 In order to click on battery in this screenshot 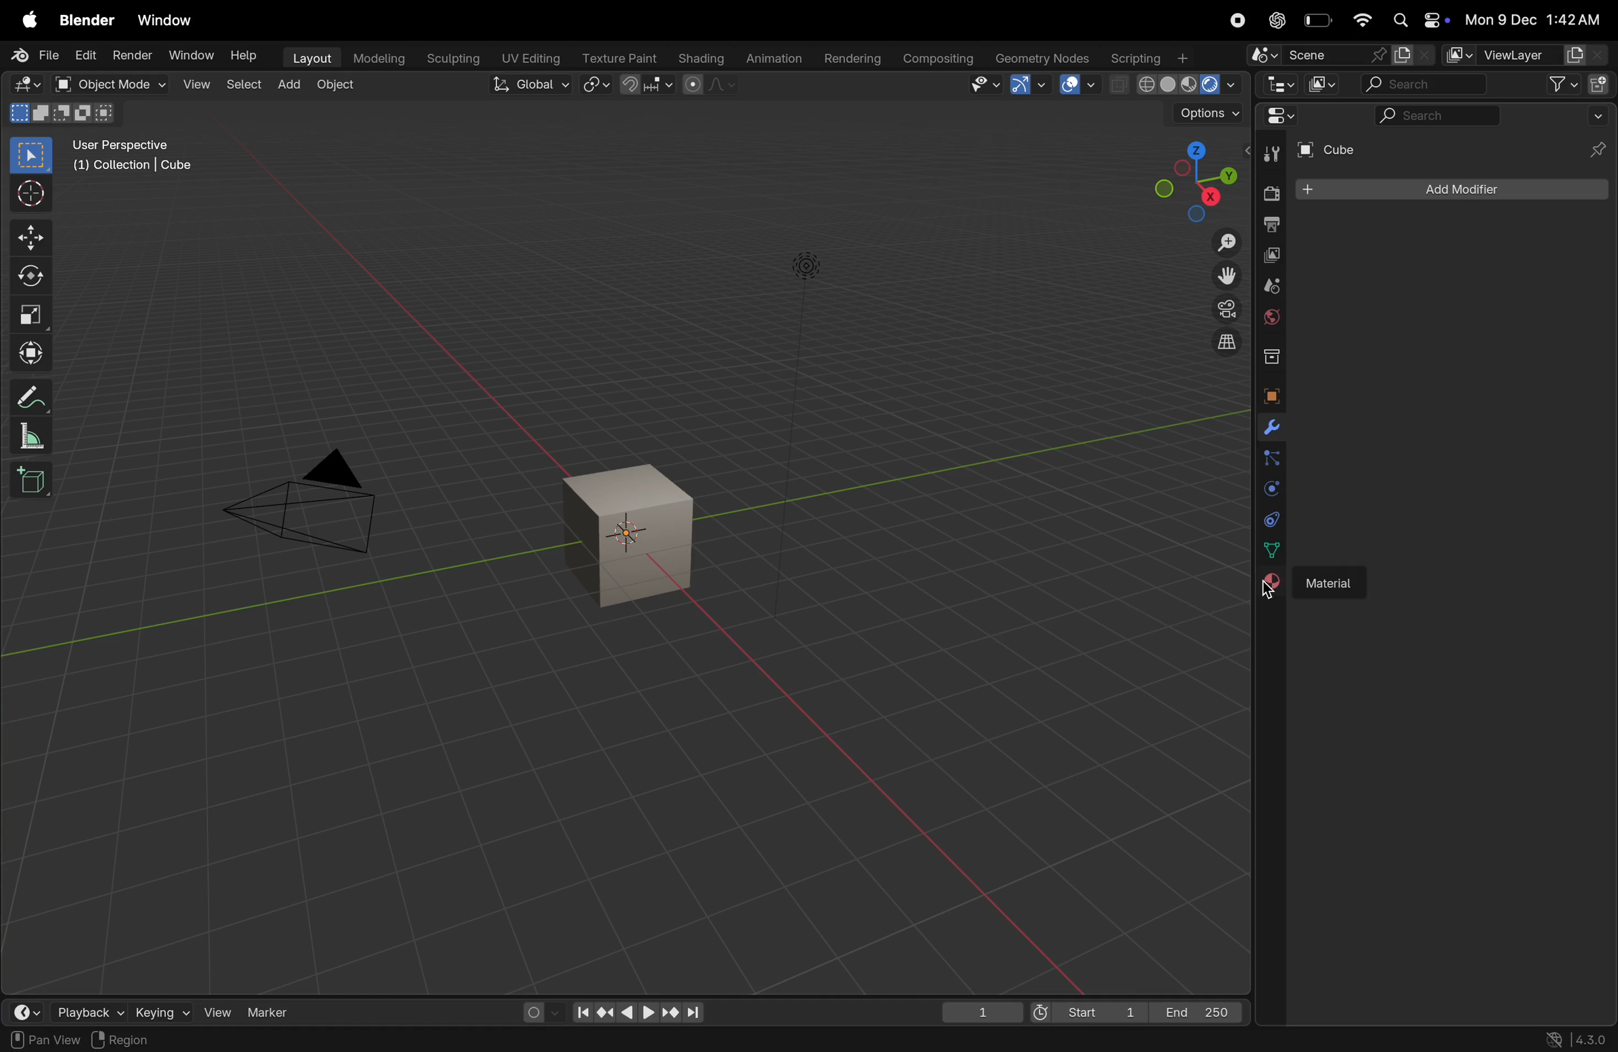, I will do `click(1316, 20)`.